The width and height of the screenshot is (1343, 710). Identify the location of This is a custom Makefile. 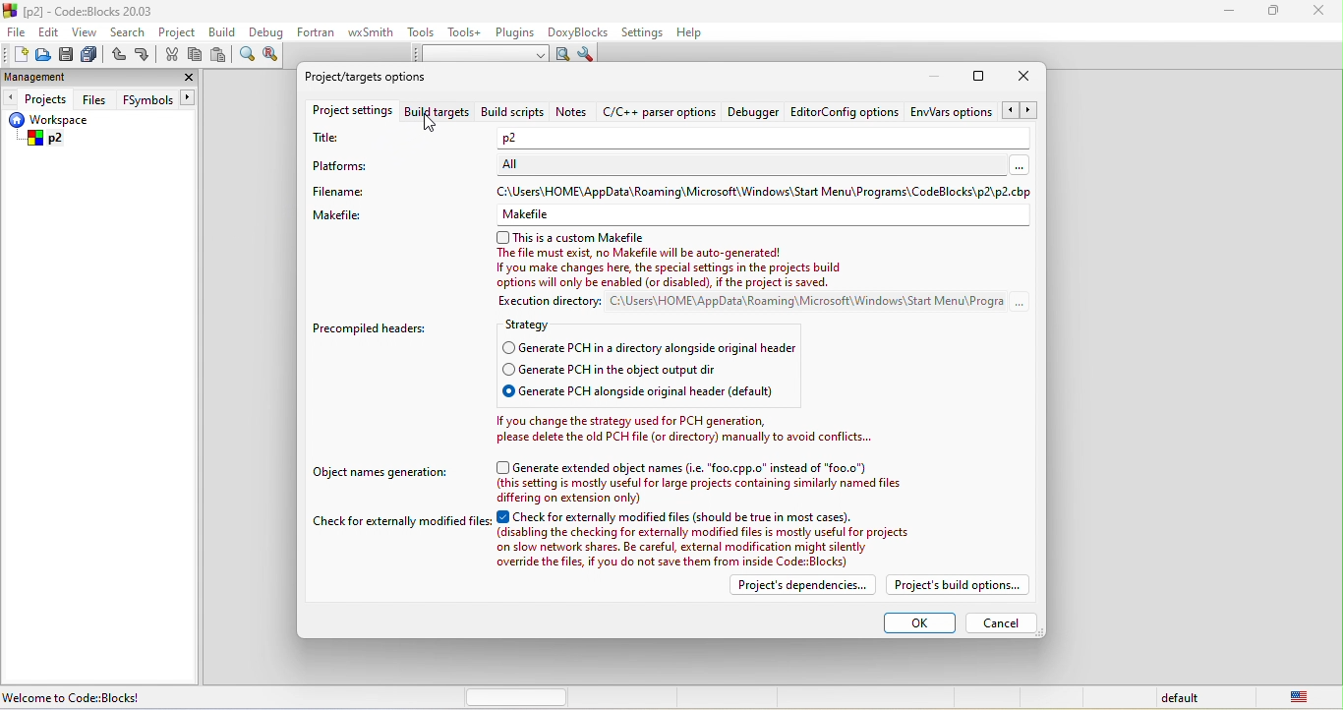
(573, 235).